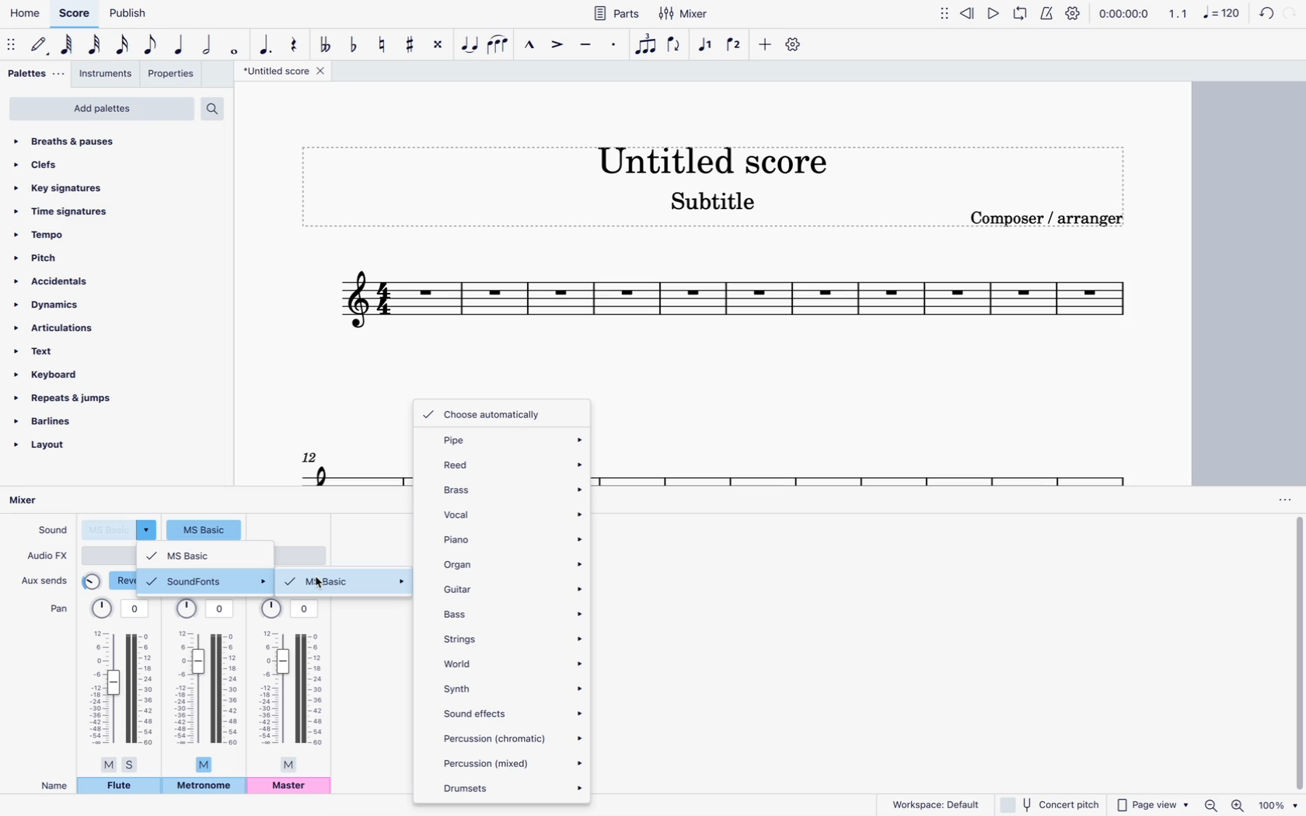 The image size is (1306, 816). What do you see at coordinates (72, 234) in the screenshot?
I see `tempo` at bounding box center [72, 234].